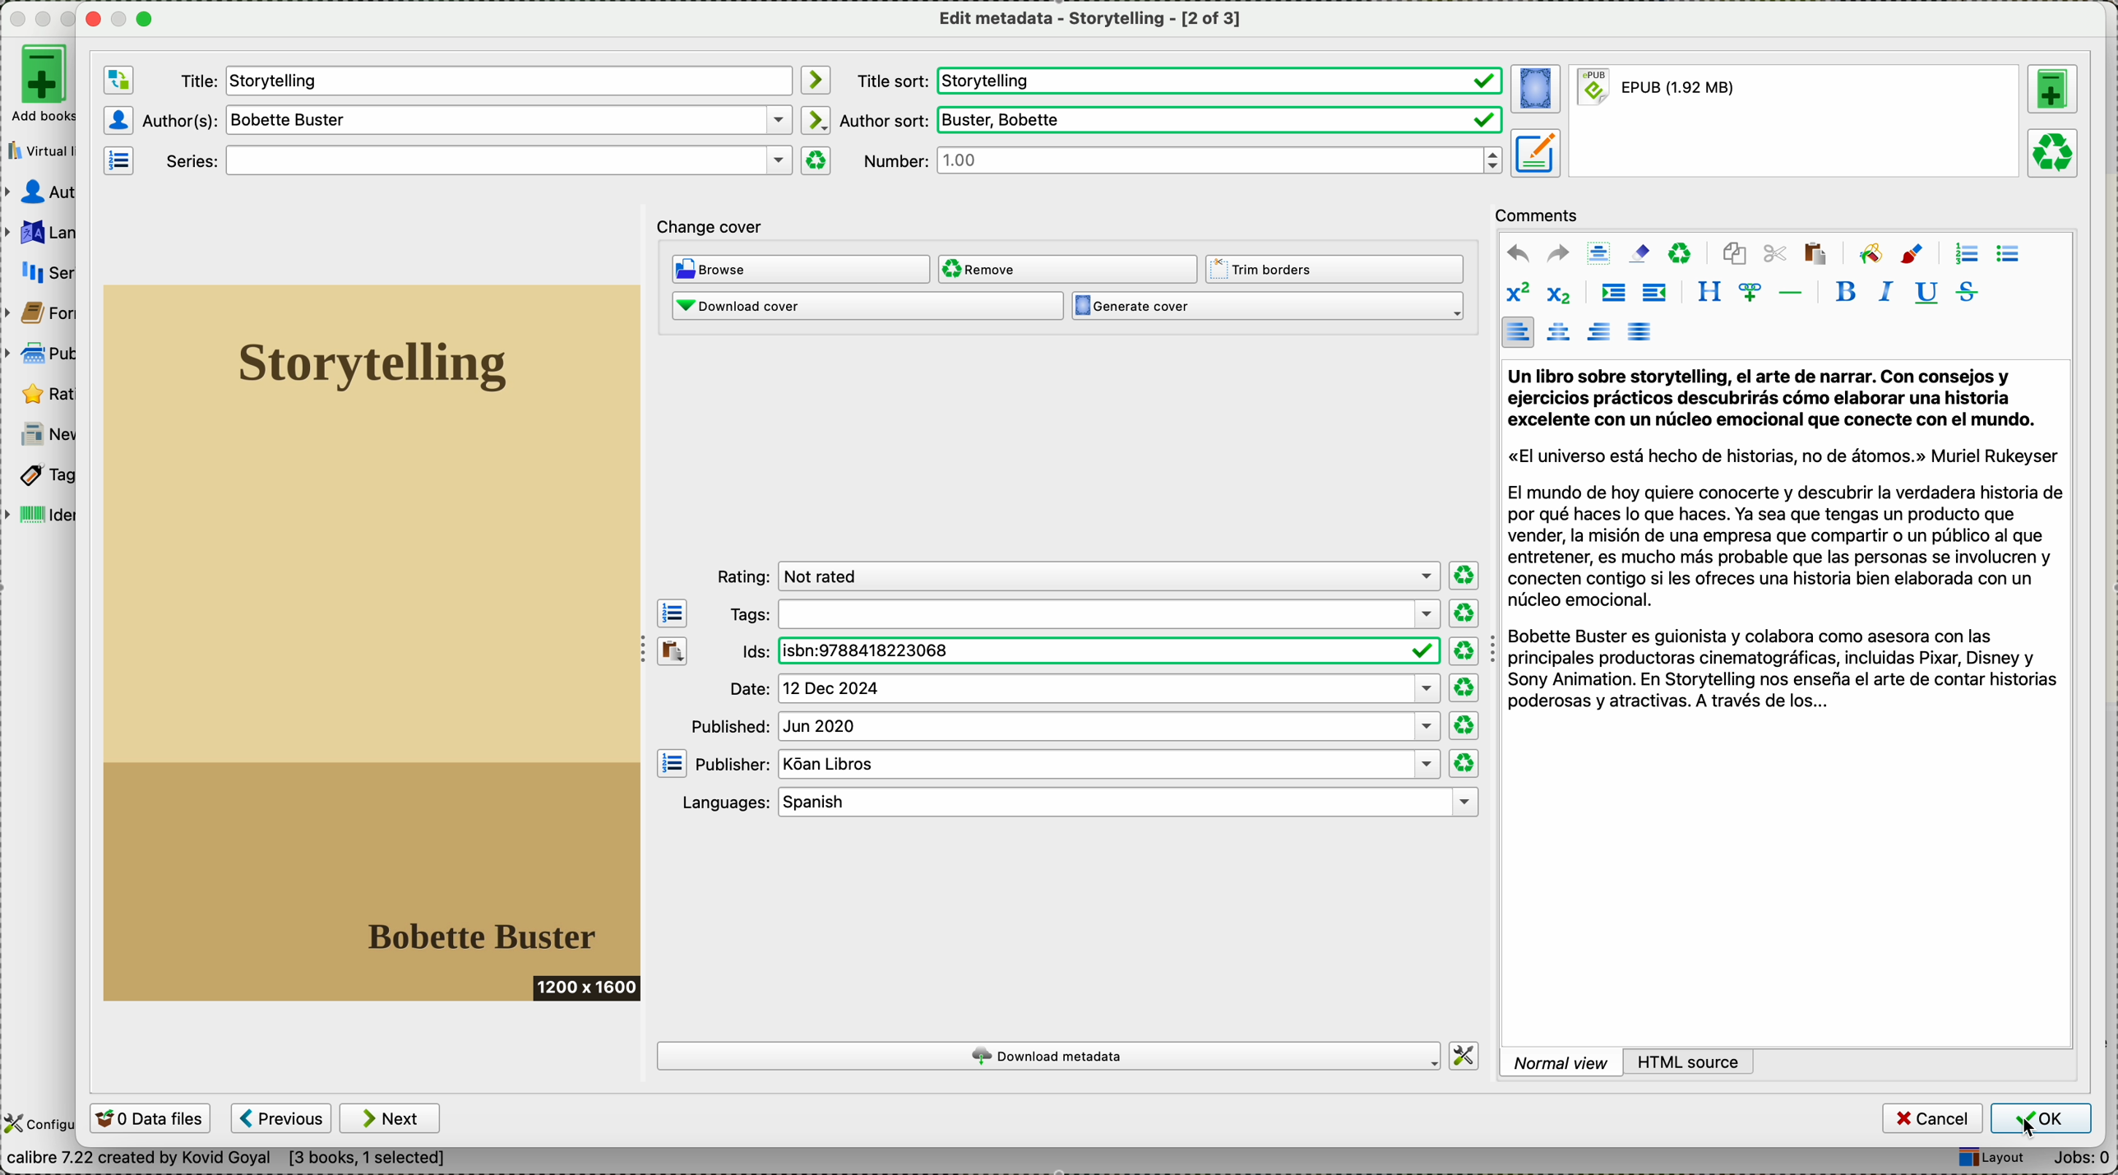 The image size is (2118, 1175). I want to click on increase indentation, so click(1611, 294).